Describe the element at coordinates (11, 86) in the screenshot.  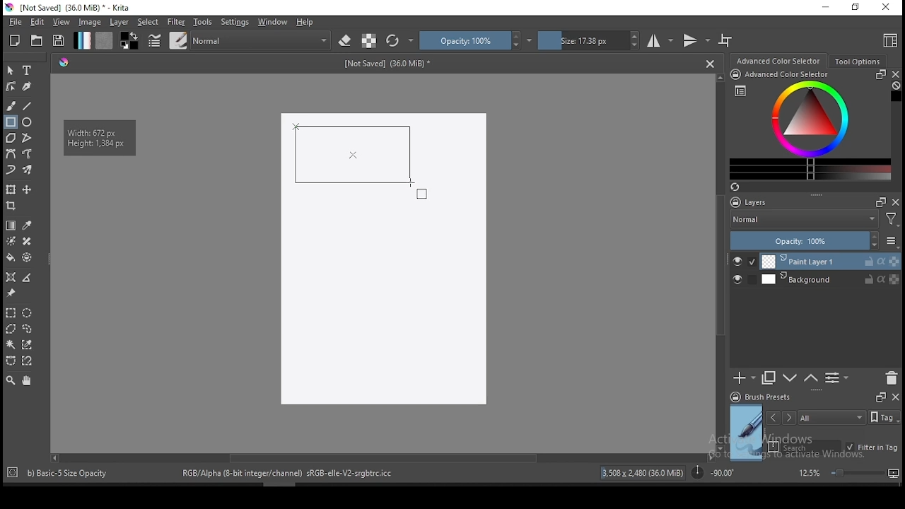
I see `edit shapes tool` at that location.